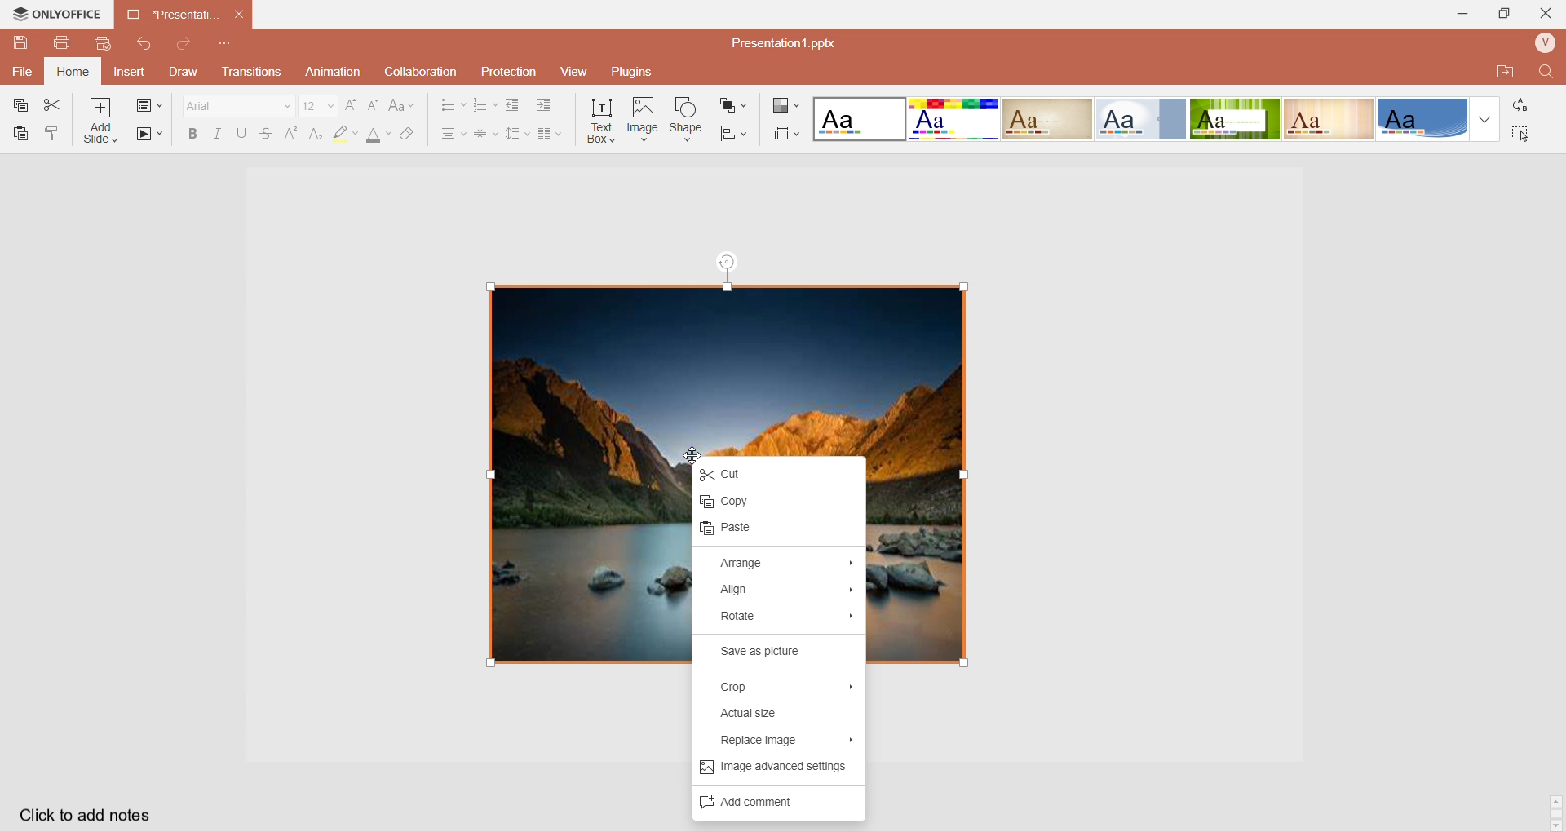  I want to click on Decrease Font Size, so click(374, 106).